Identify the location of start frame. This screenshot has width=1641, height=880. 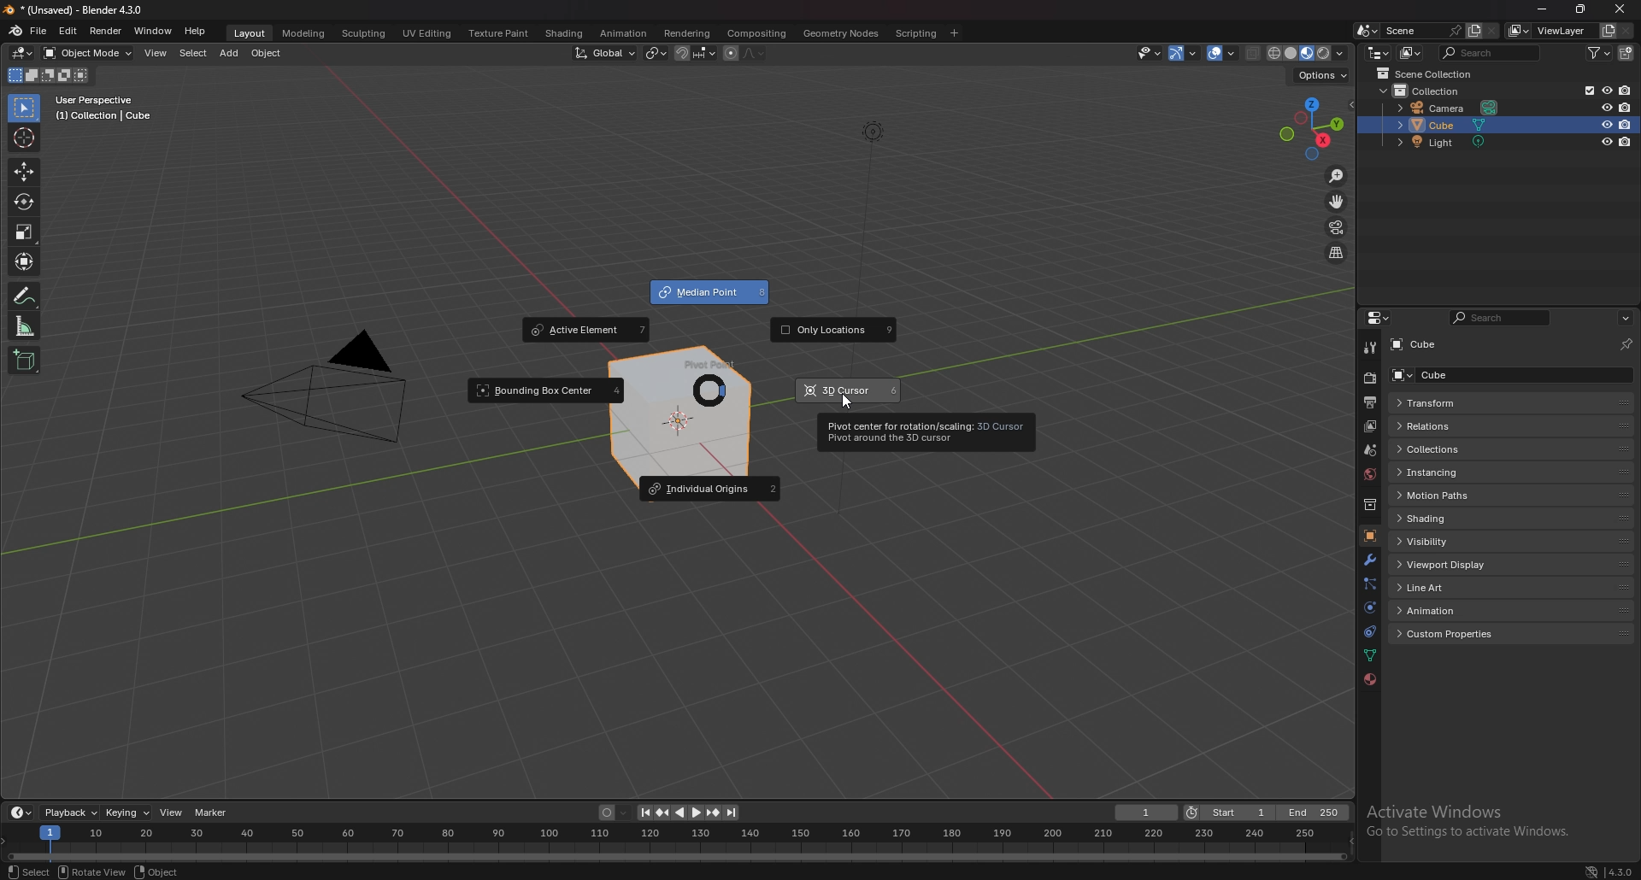
(1229, 812).